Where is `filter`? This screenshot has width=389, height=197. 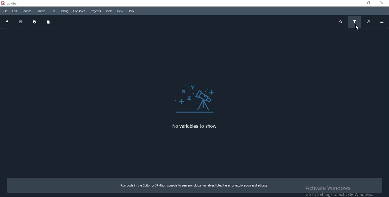
filter is located at coordinates (354, 22).